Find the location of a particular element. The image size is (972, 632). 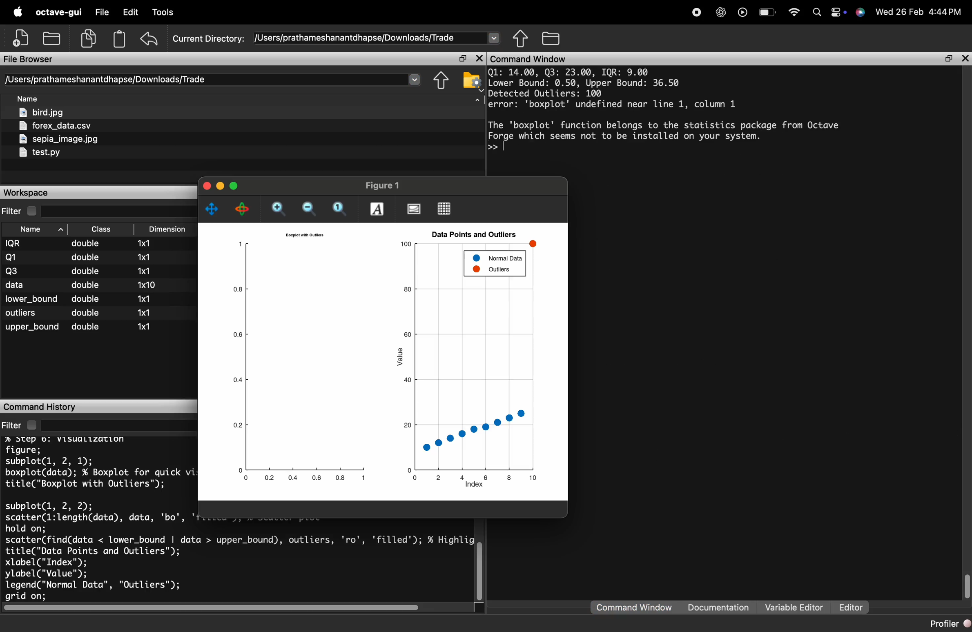

sepia_image.jpg is located at coordinates (59, 139).